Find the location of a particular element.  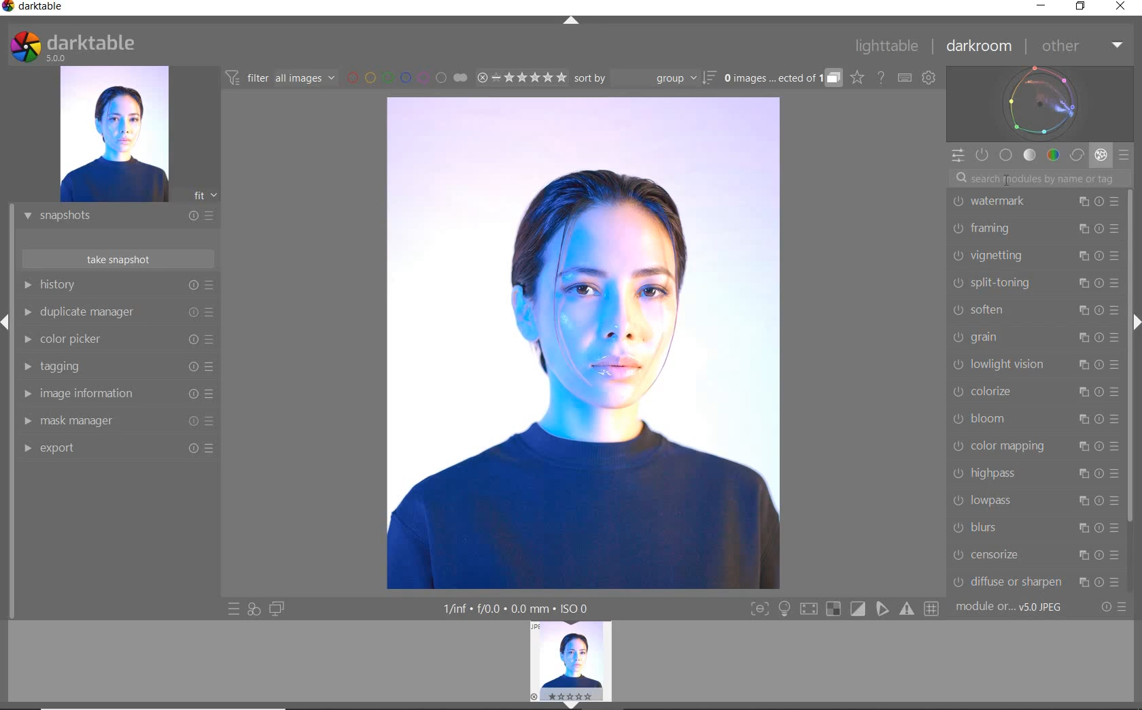

BASE is located at coordinates (1006, 155).